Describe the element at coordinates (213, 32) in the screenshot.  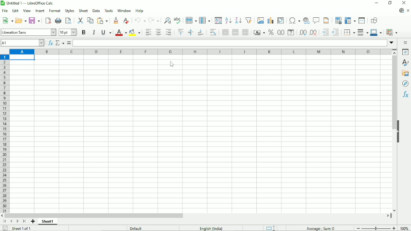
I see `Wrap text` at that location.